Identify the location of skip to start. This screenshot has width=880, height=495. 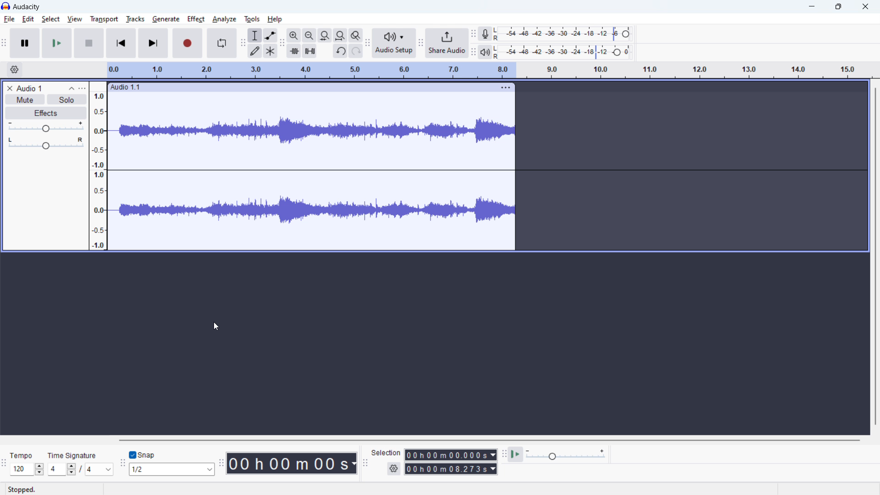
(121, 43).